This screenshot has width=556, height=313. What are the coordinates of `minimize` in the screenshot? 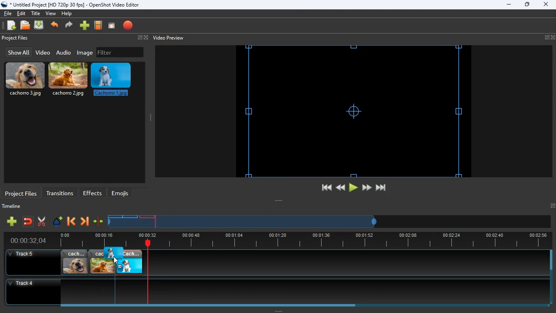 It's located at (509, 5).